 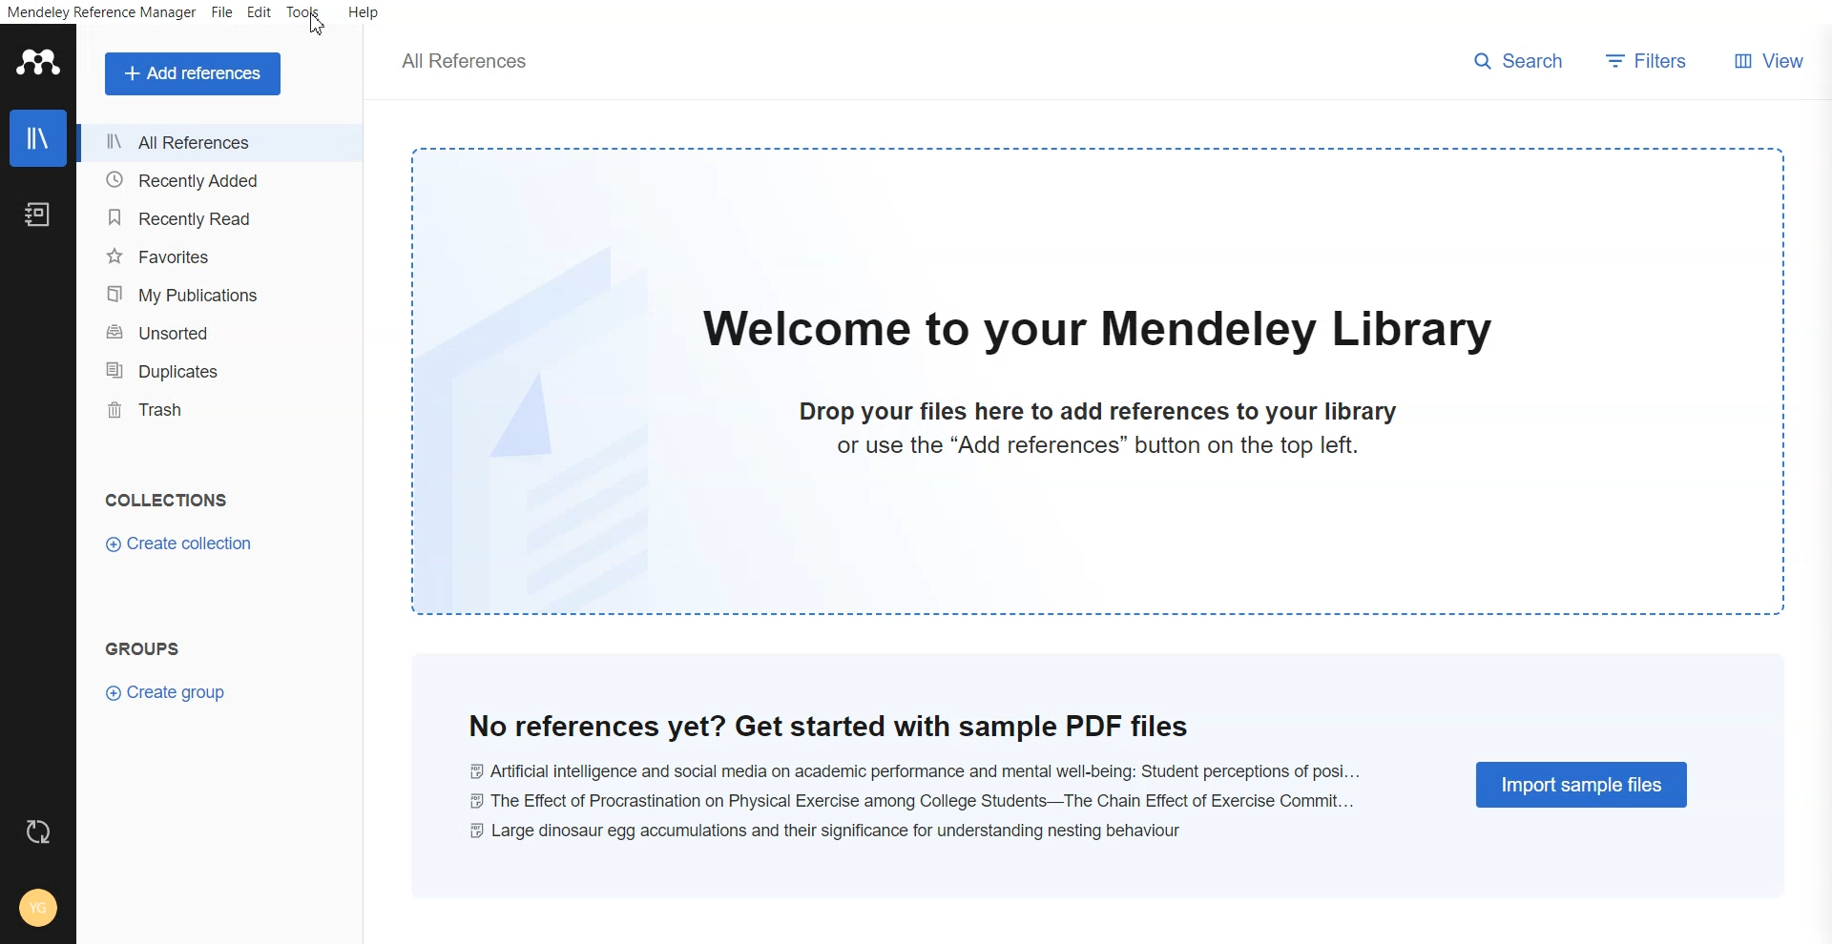 What do you see at coordinates (1100, 331) in the screenshot?
I see `welcome to our mendeley library` at bounding box center [1100, 331].